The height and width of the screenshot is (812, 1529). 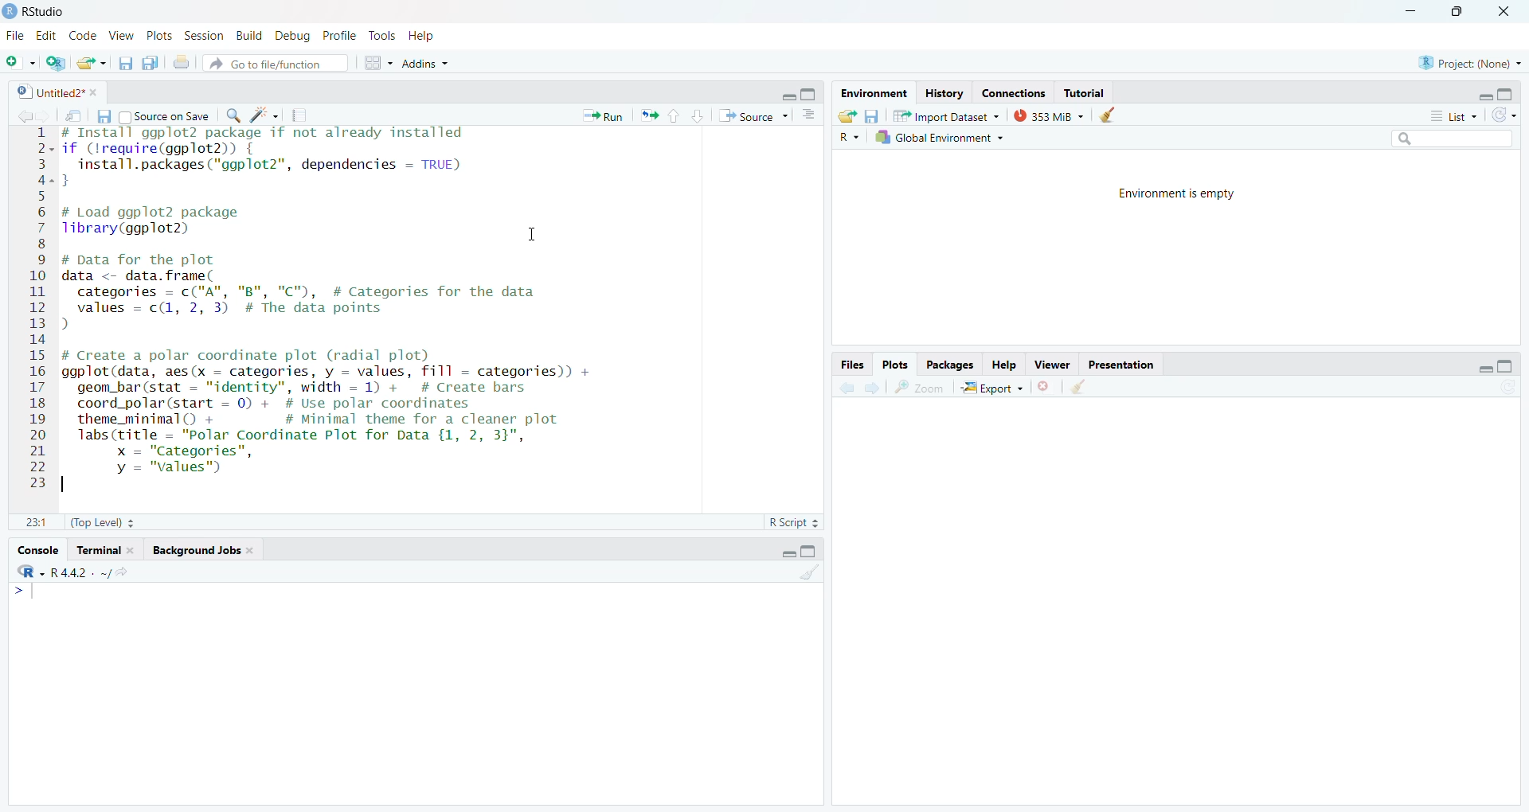 I want to click on  Import Dataset ~, so click(x=945, y=118).